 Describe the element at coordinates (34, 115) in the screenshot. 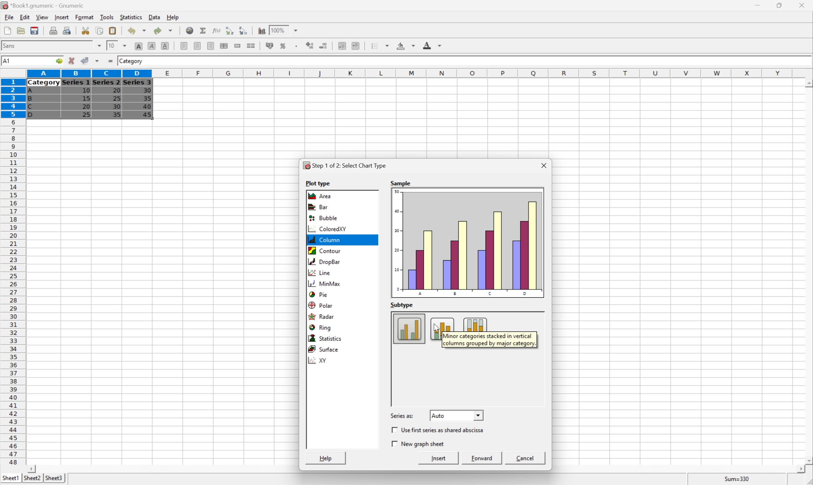

I see `D` at that location.